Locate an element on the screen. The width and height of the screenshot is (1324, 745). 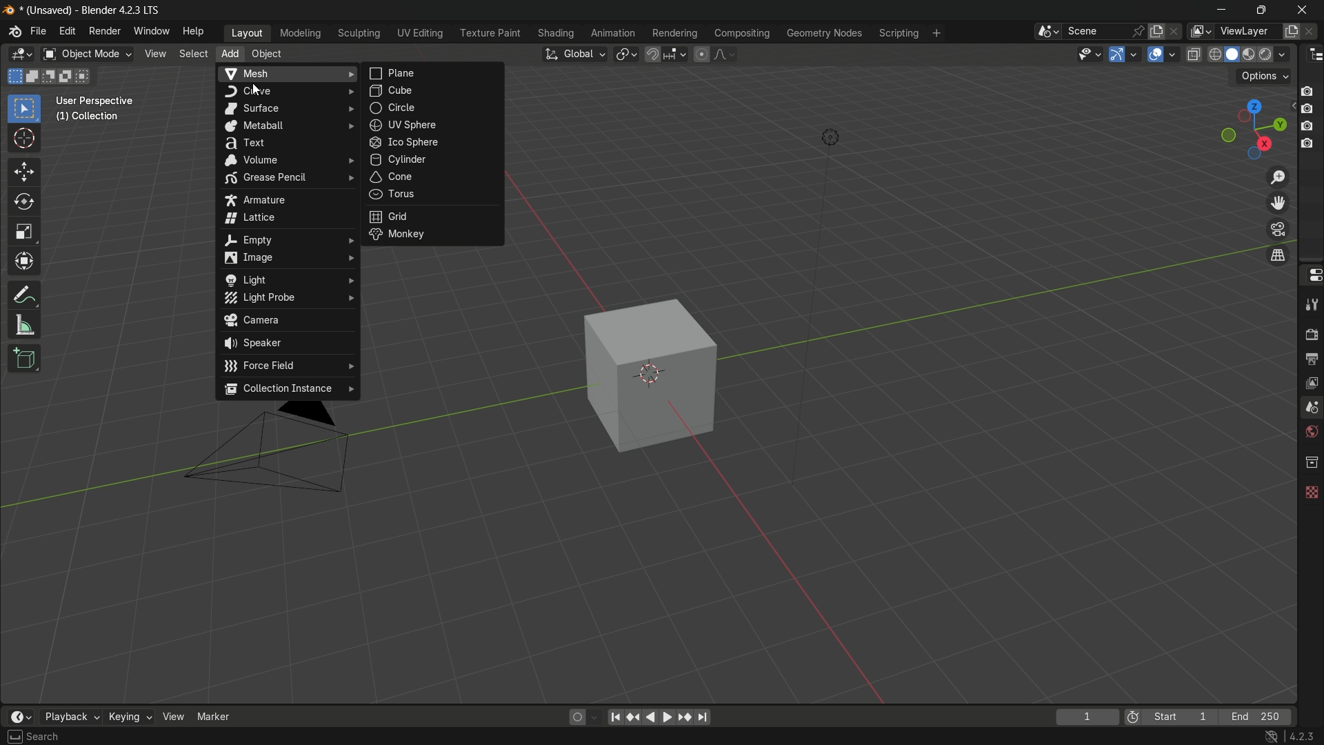
sculpting menu is located at coordinates (359, 34).